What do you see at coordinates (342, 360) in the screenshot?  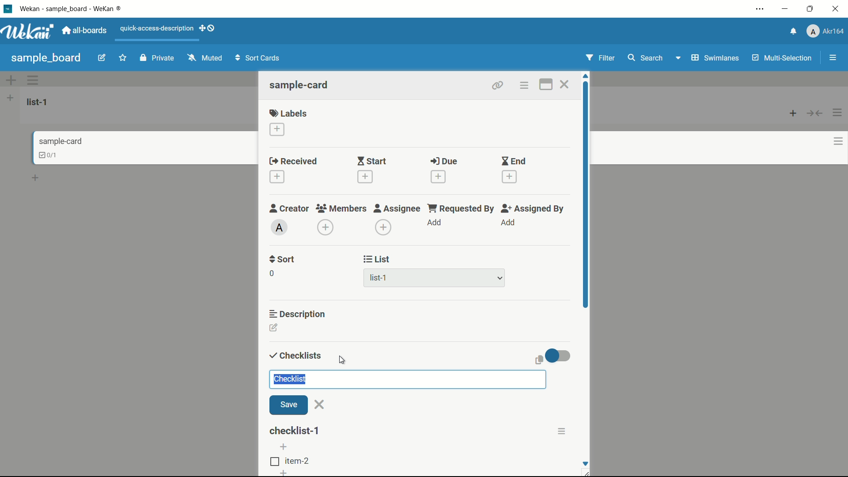 I see `cursor` at bounding box center [342, 360].